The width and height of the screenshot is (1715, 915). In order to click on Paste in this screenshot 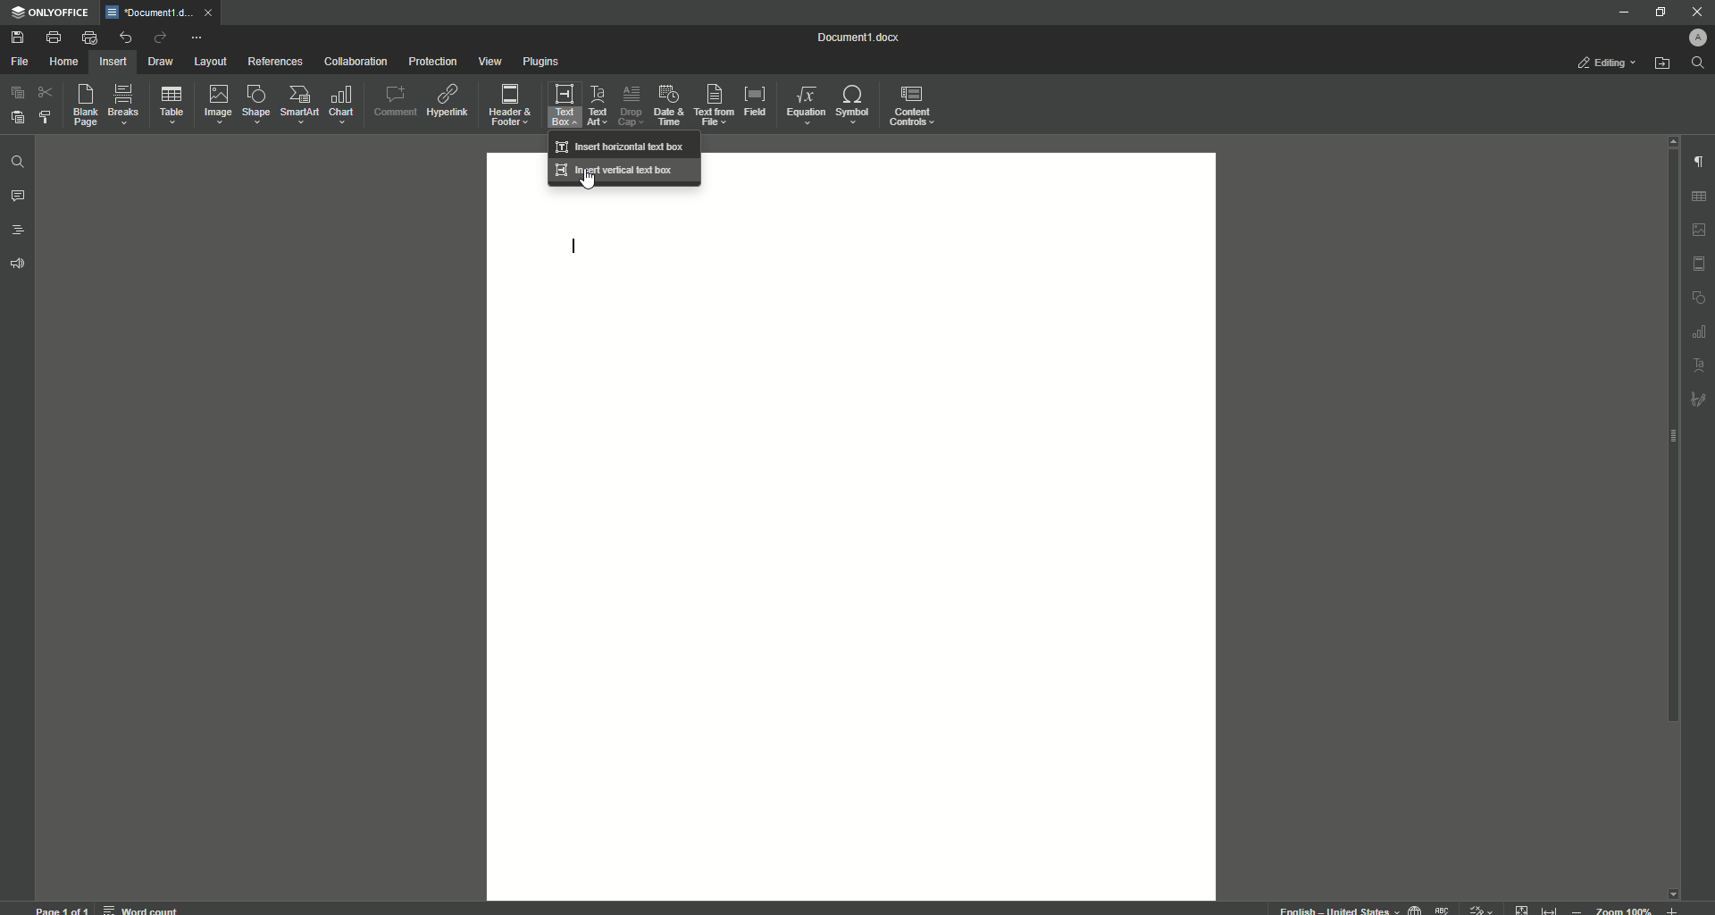, I will do `click(16, 116)`.